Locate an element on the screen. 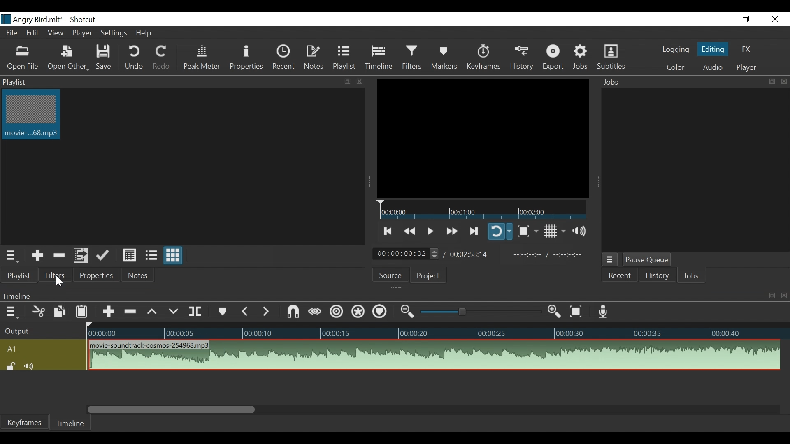 This screenshot has height=444, width=790. Ripple markers is located at coordinates (381, 311).